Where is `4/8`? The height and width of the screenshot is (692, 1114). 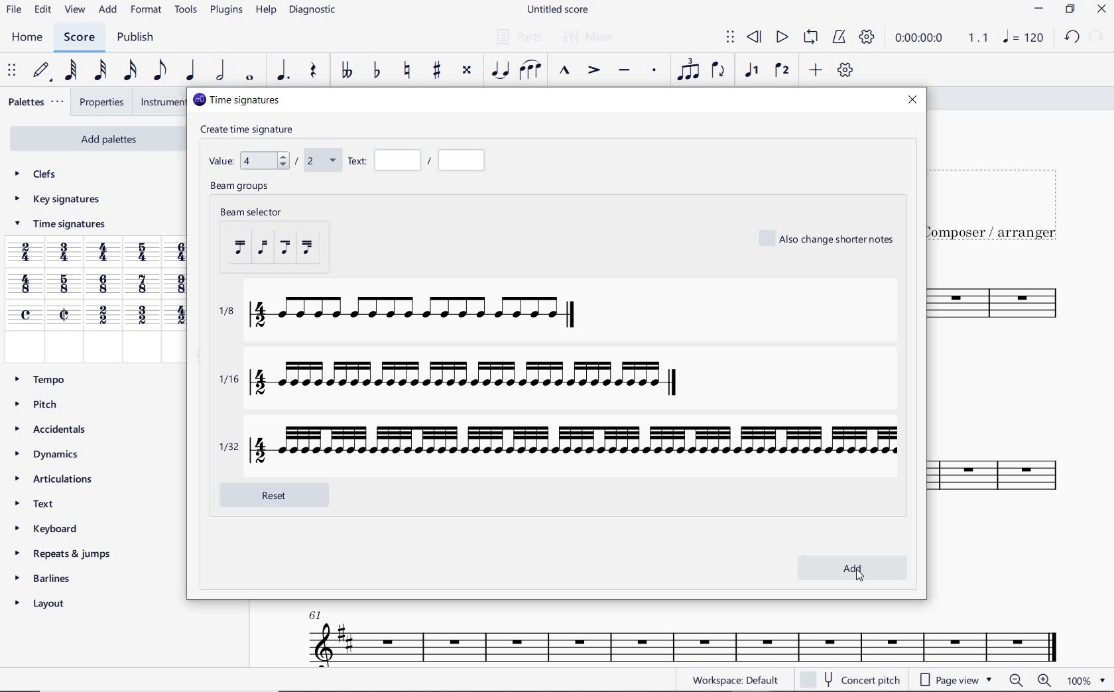
4/8 is located at coordinates (25, 285).